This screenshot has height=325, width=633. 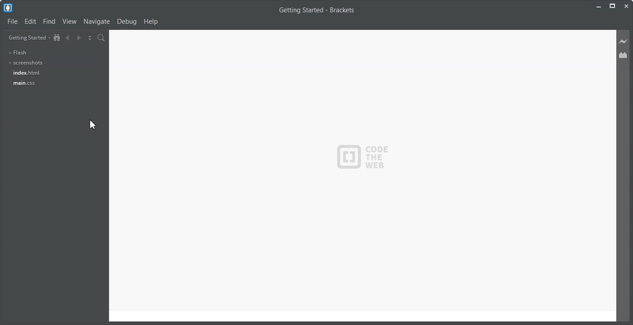 I want to click on Getting Started - Brackets, so click(x=316, y=11).